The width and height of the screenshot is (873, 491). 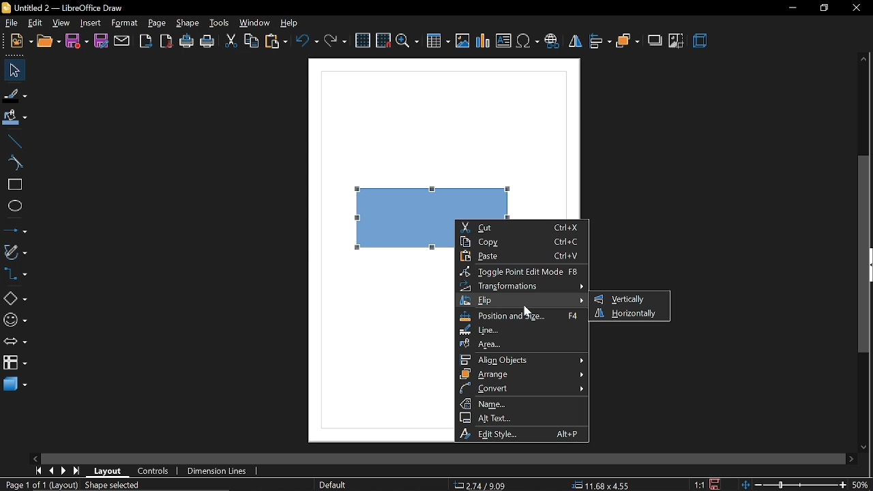 I want to click on paste, so click(x=525, y=256).